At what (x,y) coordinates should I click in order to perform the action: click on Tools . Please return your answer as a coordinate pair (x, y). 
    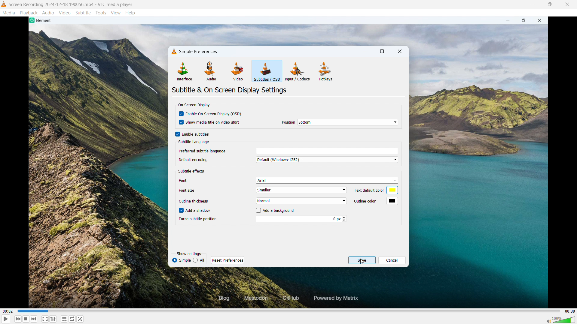
    Looking at the image, I should click on (101, 13).